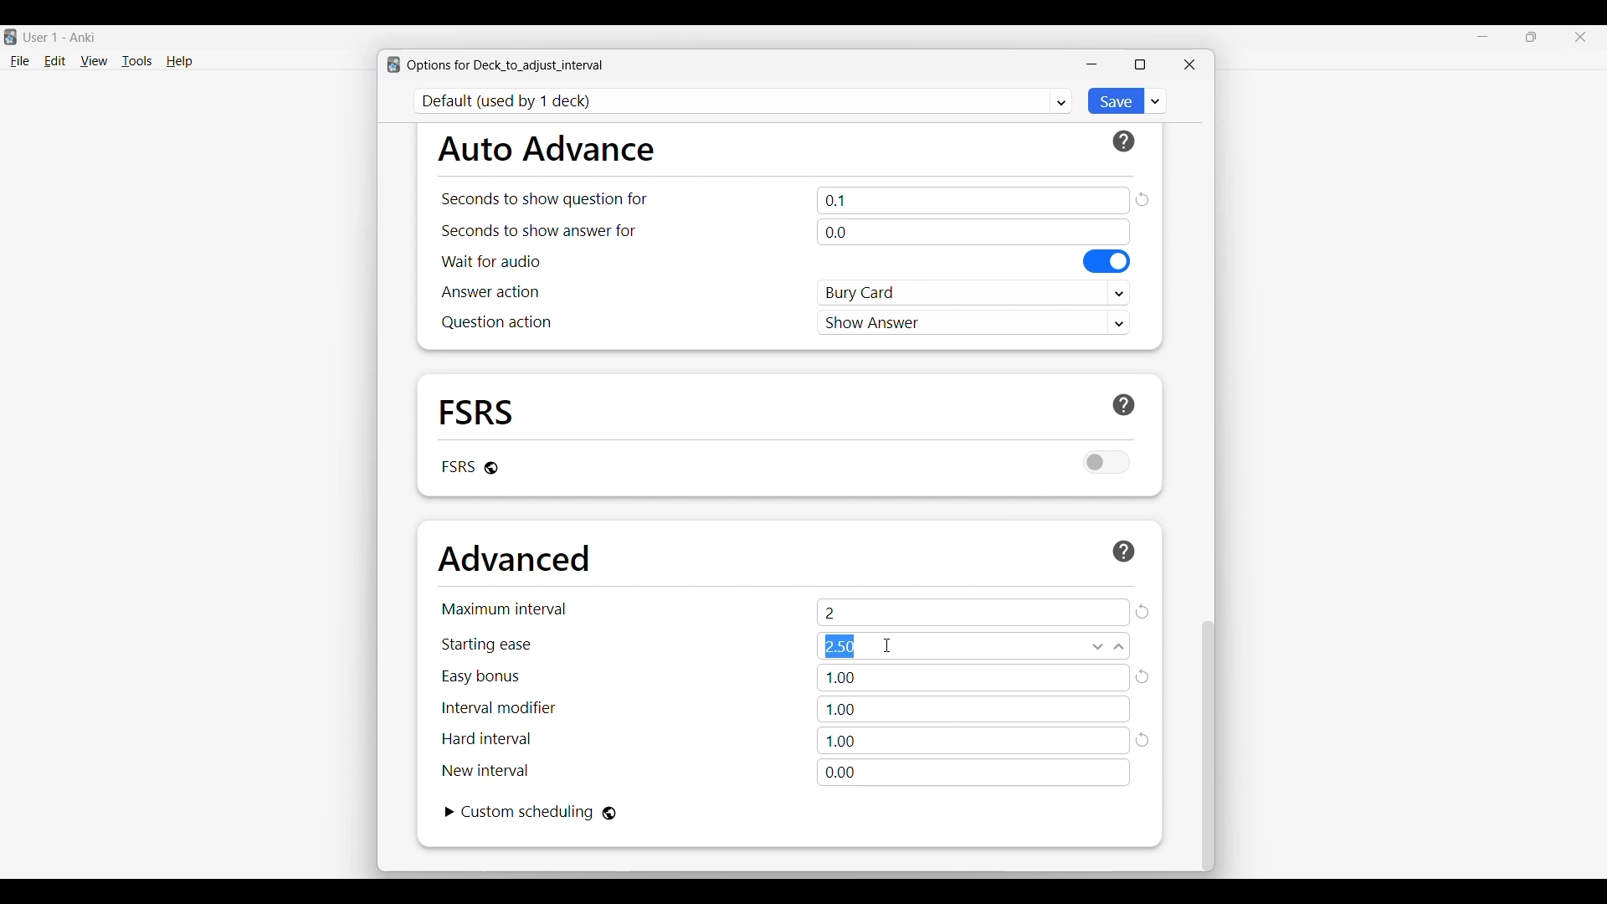 This screenshot has height=904, width=1607. Describe the element at coordinates (490, 291) in the screenshot. I see `Indicates answer action` at that location.